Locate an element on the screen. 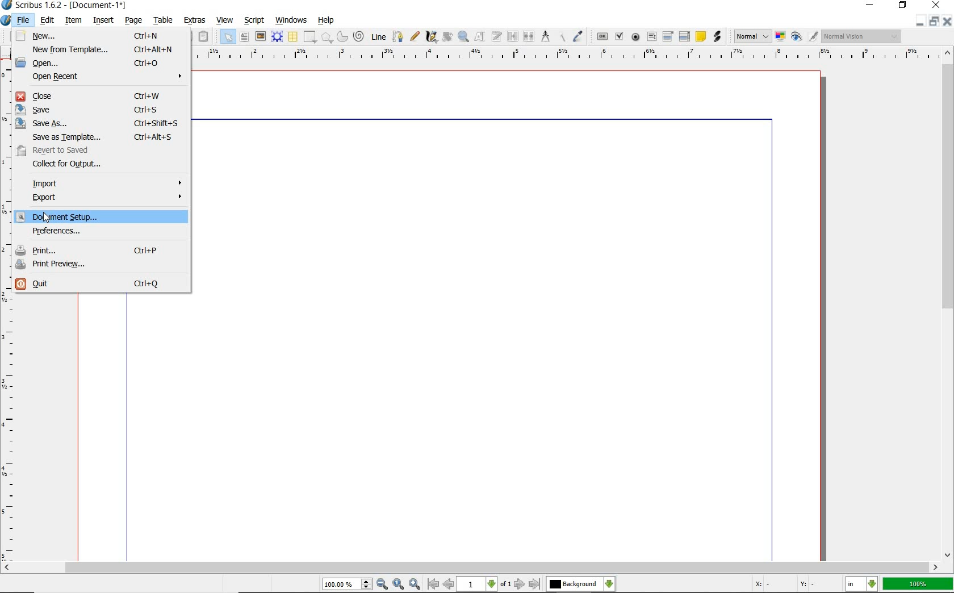 The height and width of the screenshot is (593, 954). COLLECT FOR OUTPUT is located at coordinates (85, 165).